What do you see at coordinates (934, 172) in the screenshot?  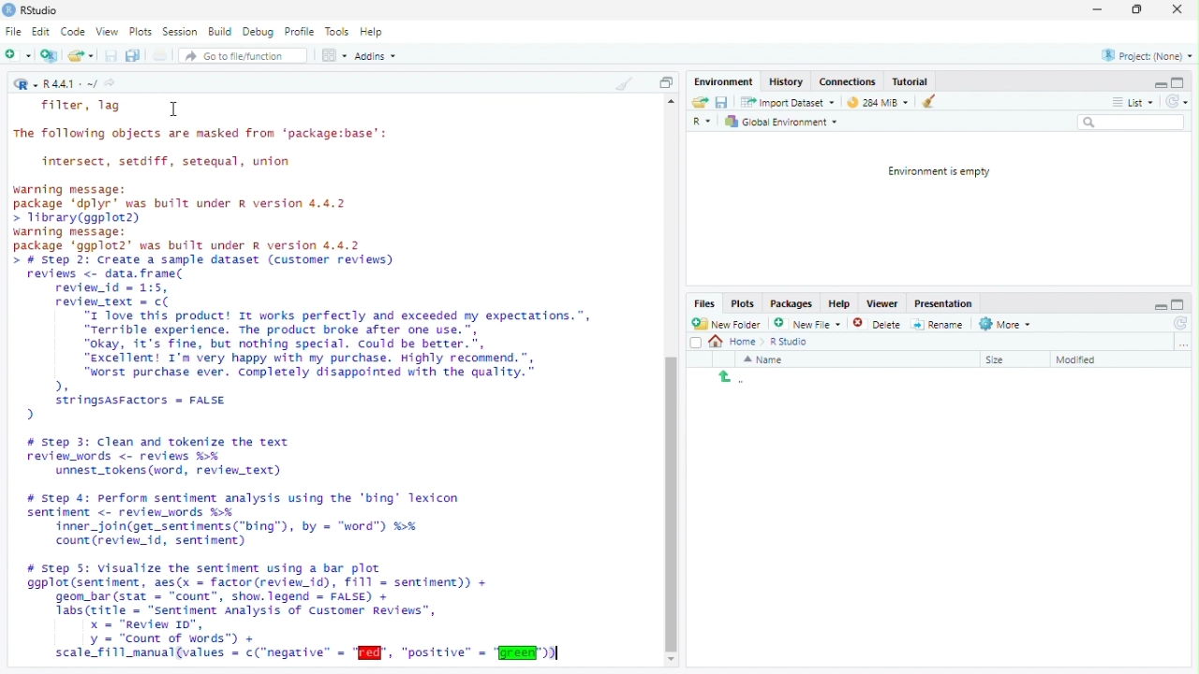 I see `Environment is empty` at bounding box center [934, 172].